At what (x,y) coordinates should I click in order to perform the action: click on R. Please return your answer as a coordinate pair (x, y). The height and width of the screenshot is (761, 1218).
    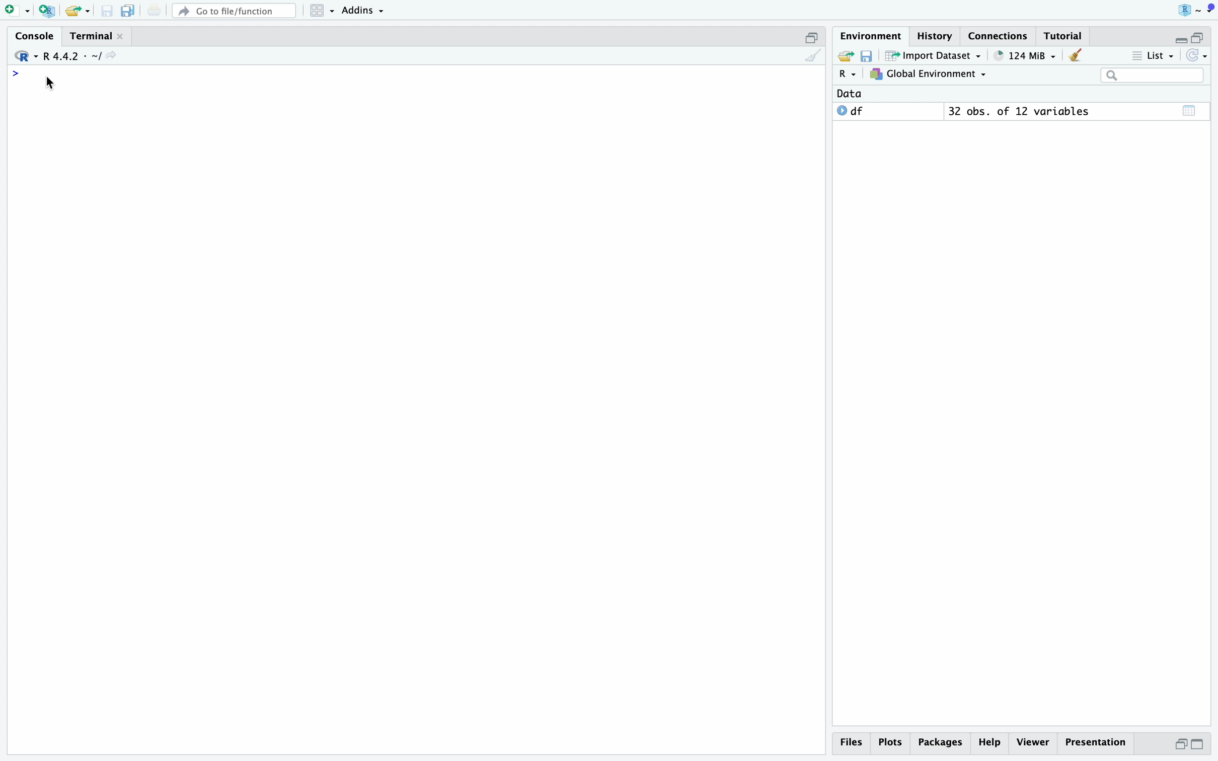
    Looking at the image, I should click on (849, 73).